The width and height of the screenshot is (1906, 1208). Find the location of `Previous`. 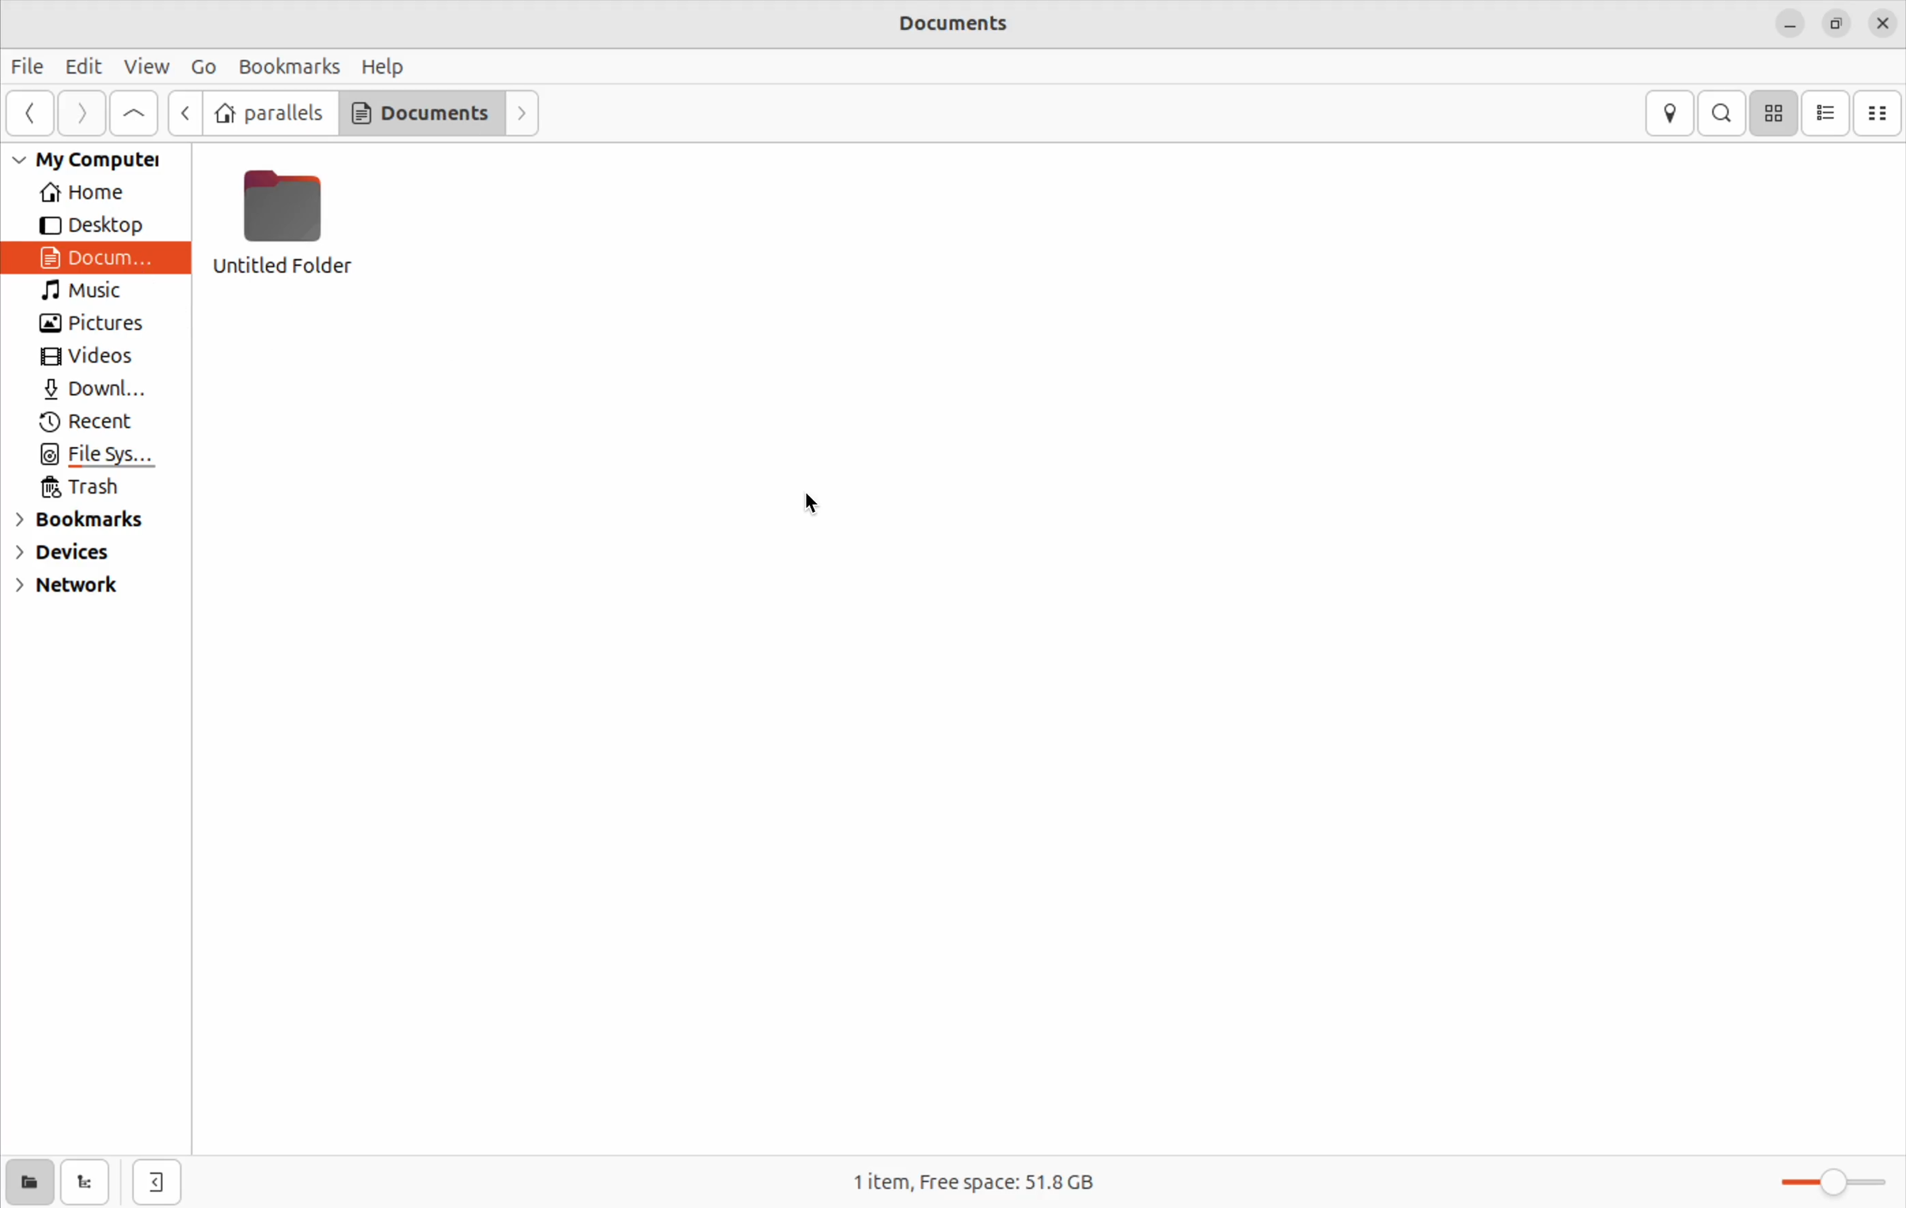

Previous is located at coordinates (185, 114).